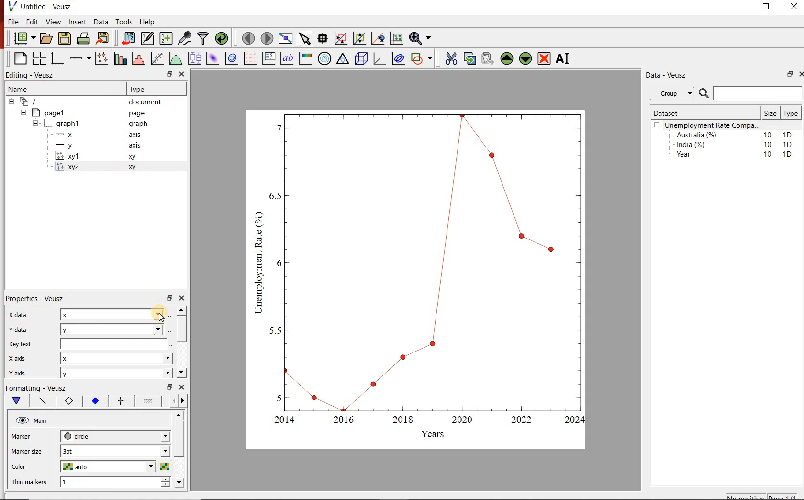 The height and width of the screenshot is (500, 804). Describe the element at coordinates (324, 38) in the screenshot. I see `read the data points` at that location.